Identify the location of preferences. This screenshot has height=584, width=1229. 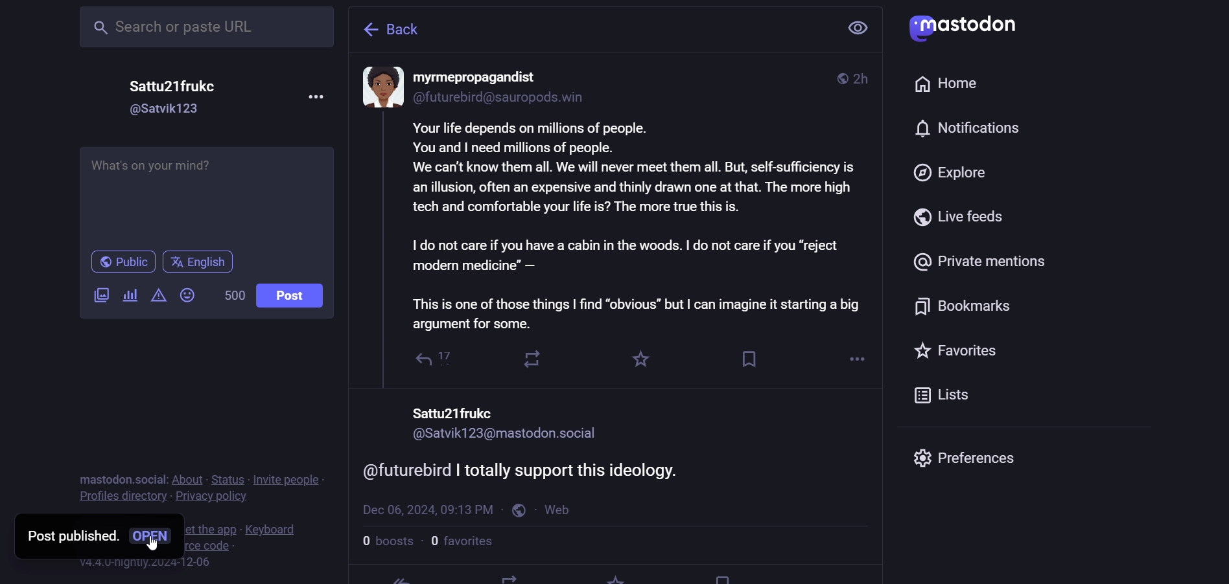
(967, 460).